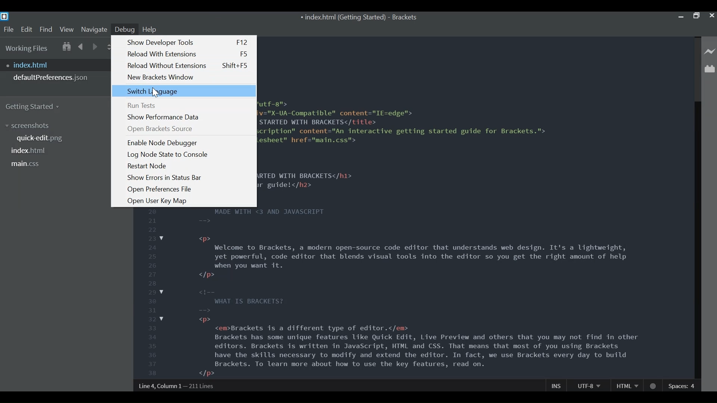 The image size is (717, 403). Describe the element at coordinates (683, 385) in the screenshot. I see `Spaces: 4` at that location.